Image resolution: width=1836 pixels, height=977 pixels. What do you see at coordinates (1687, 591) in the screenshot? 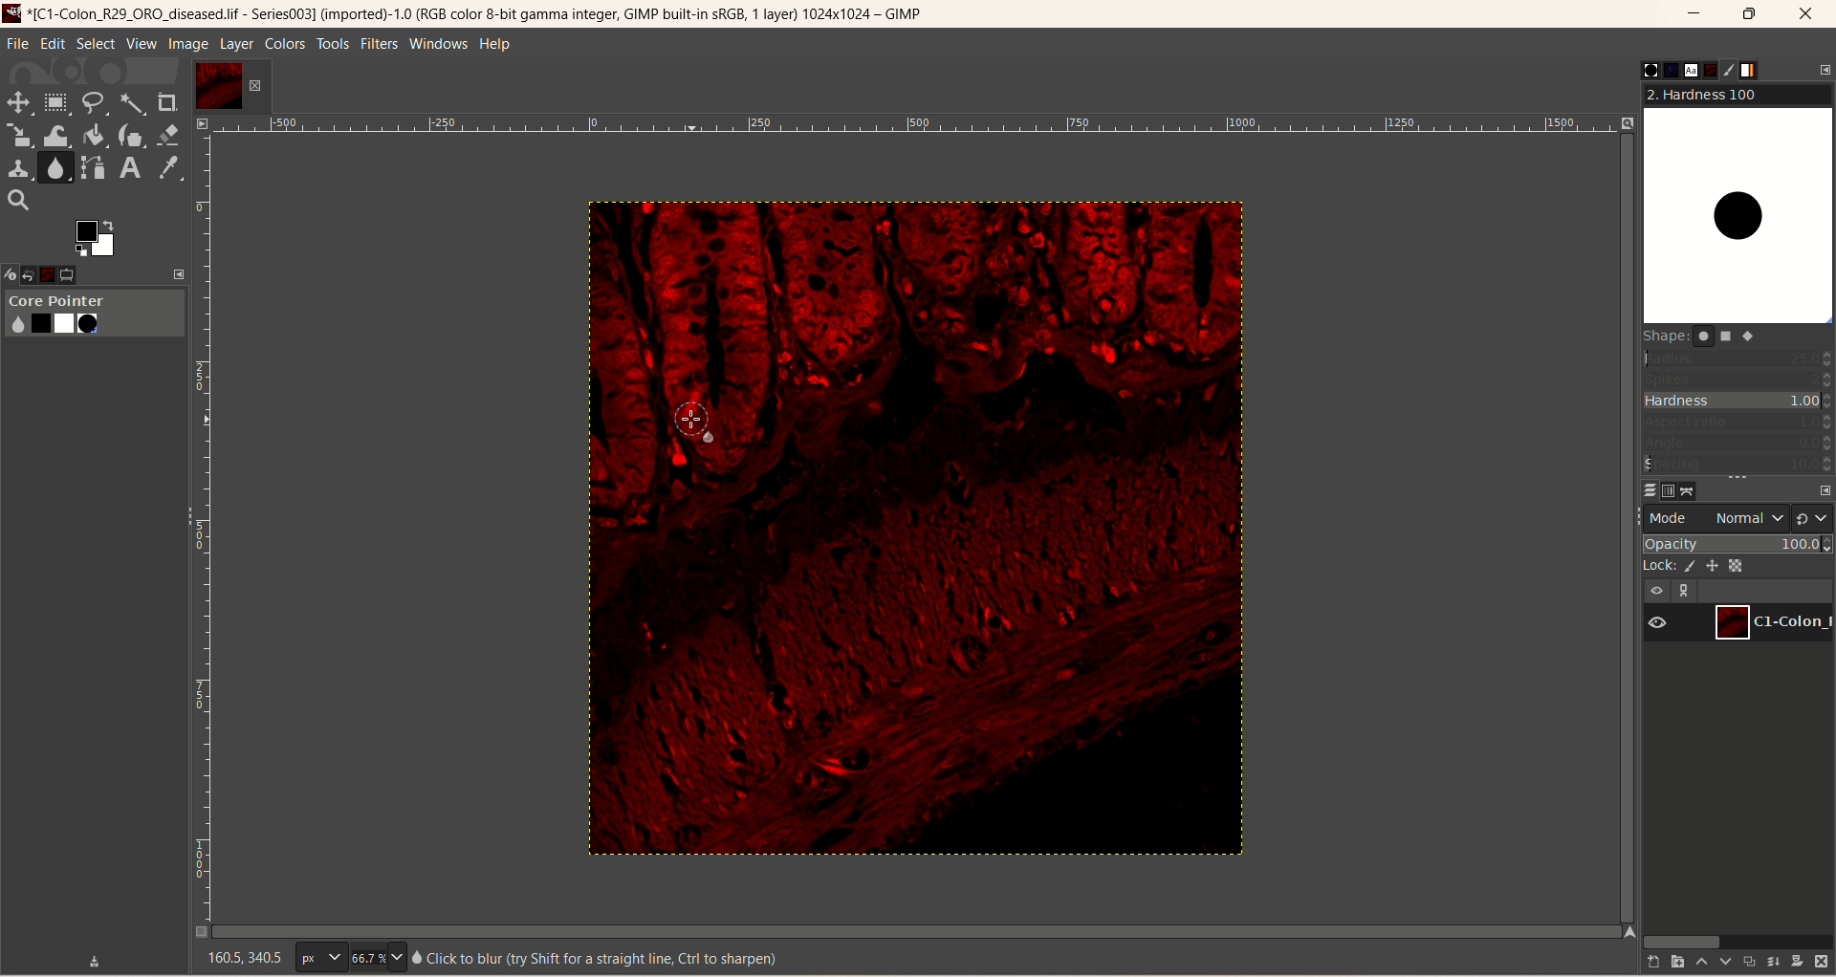
I see `link layer` at bounding box center [1687, 591].